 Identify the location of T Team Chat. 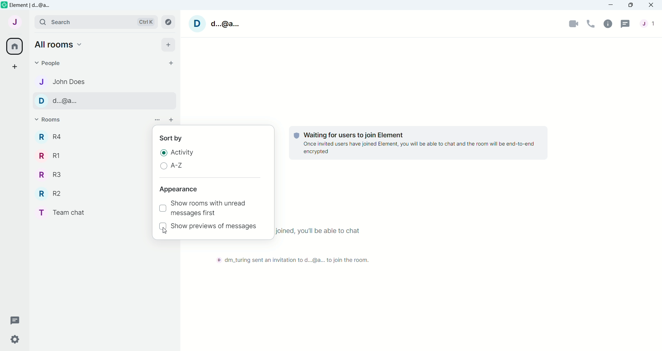
(67, 212).